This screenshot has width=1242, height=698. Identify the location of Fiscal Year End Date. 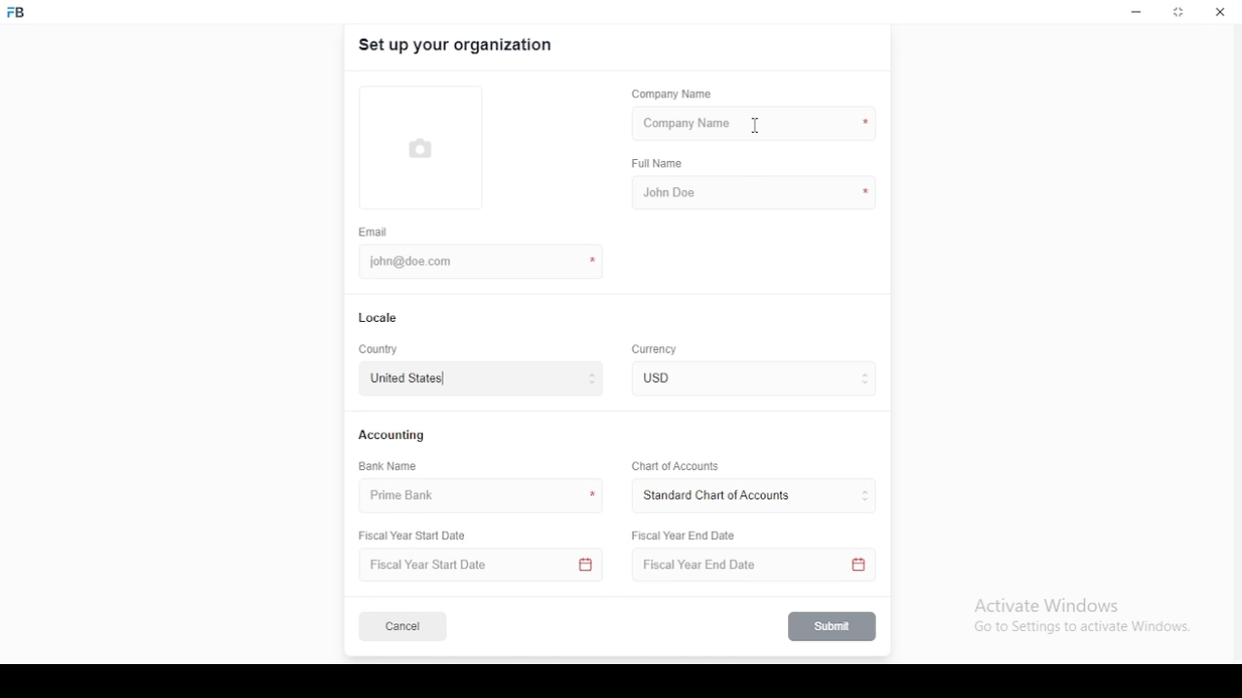
(748, 565).